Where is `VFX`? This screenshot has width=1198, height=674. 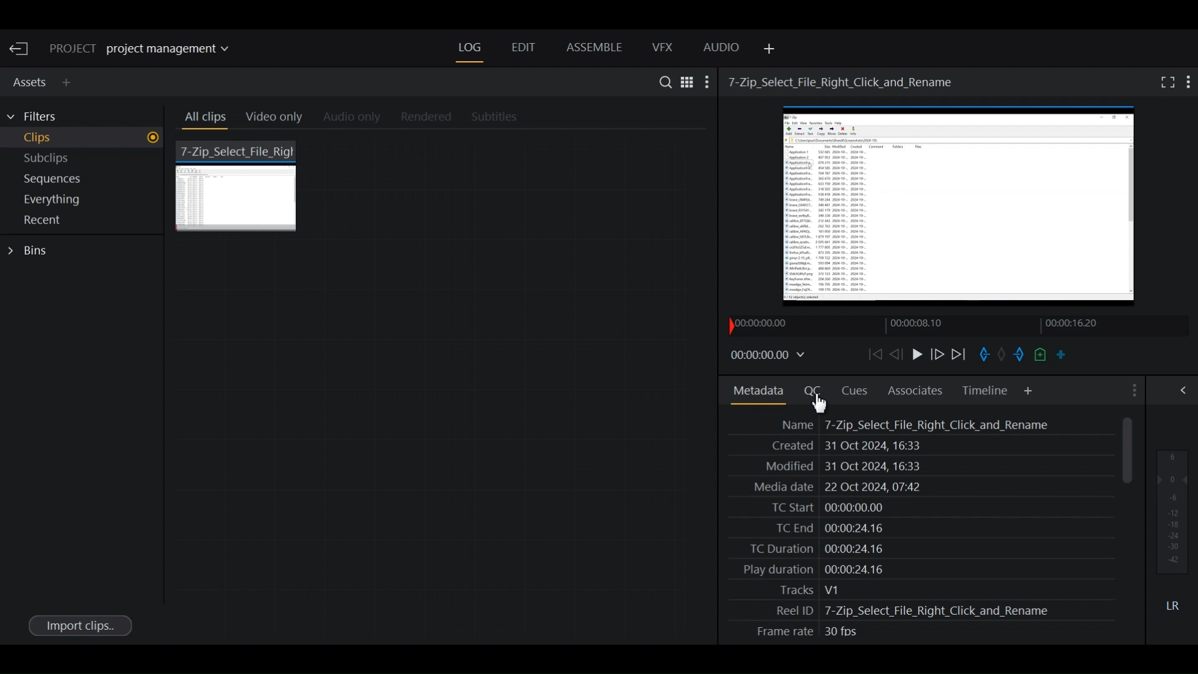
VFX is located at coordinates (663, 47).